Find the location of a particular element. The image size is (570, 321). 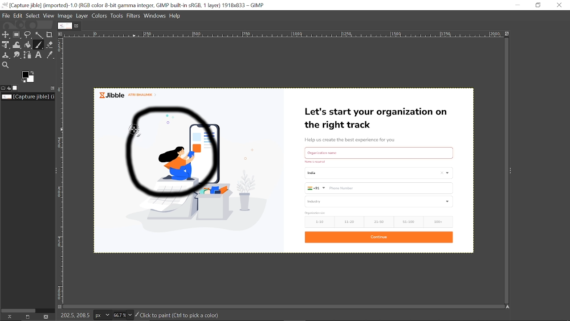

create a new display for this image is located at coordinates (26, 317).